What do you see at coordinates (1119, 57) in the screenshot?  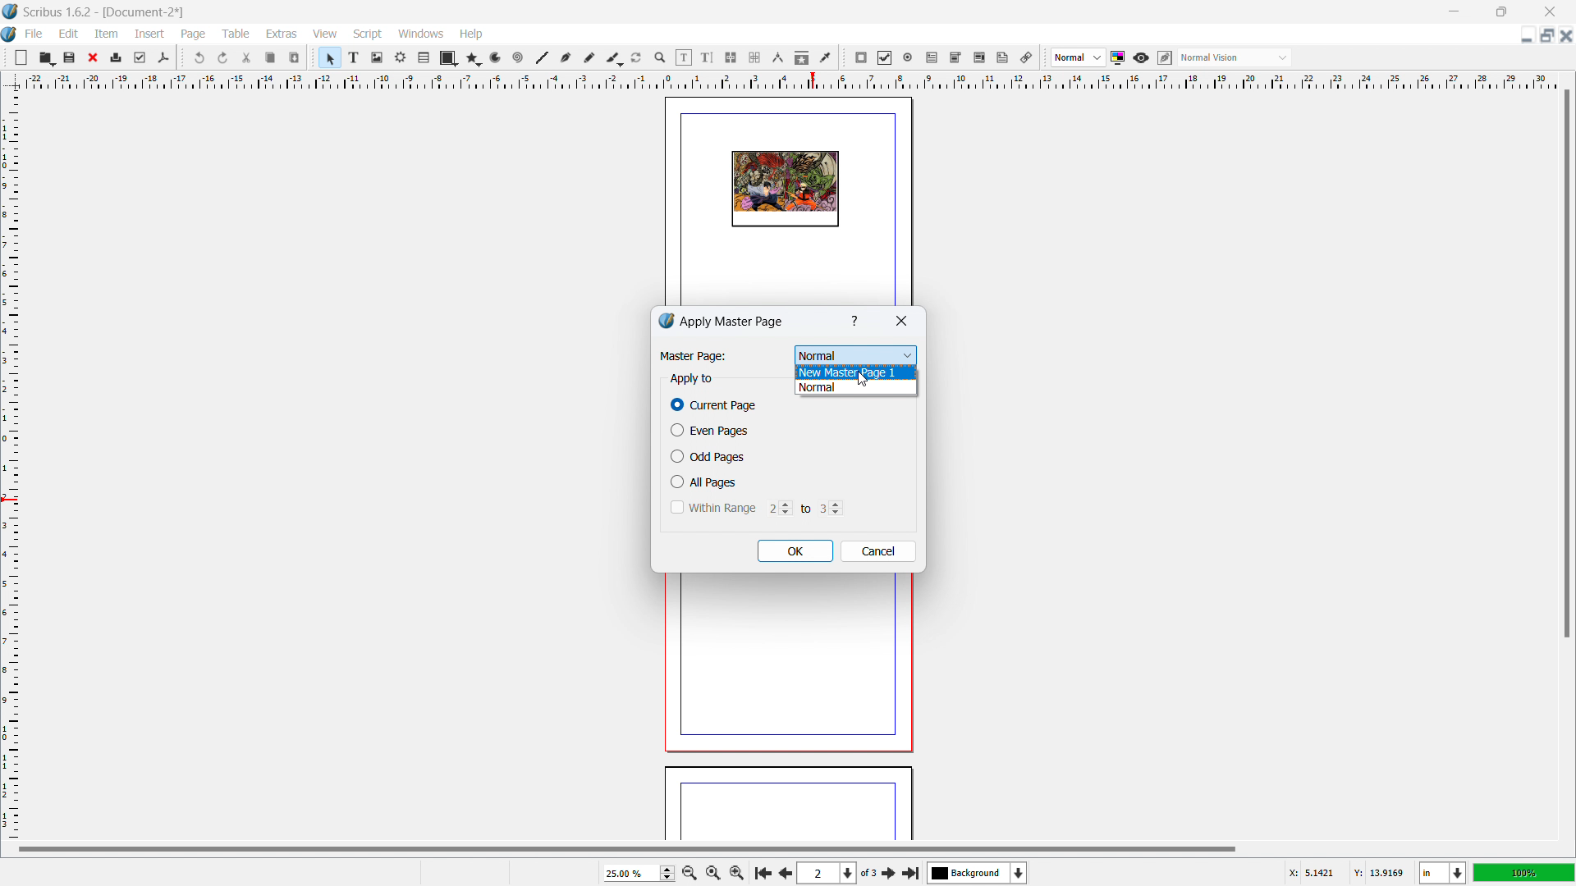 I see `toggle color management system` at bounding box center [1119, 57].